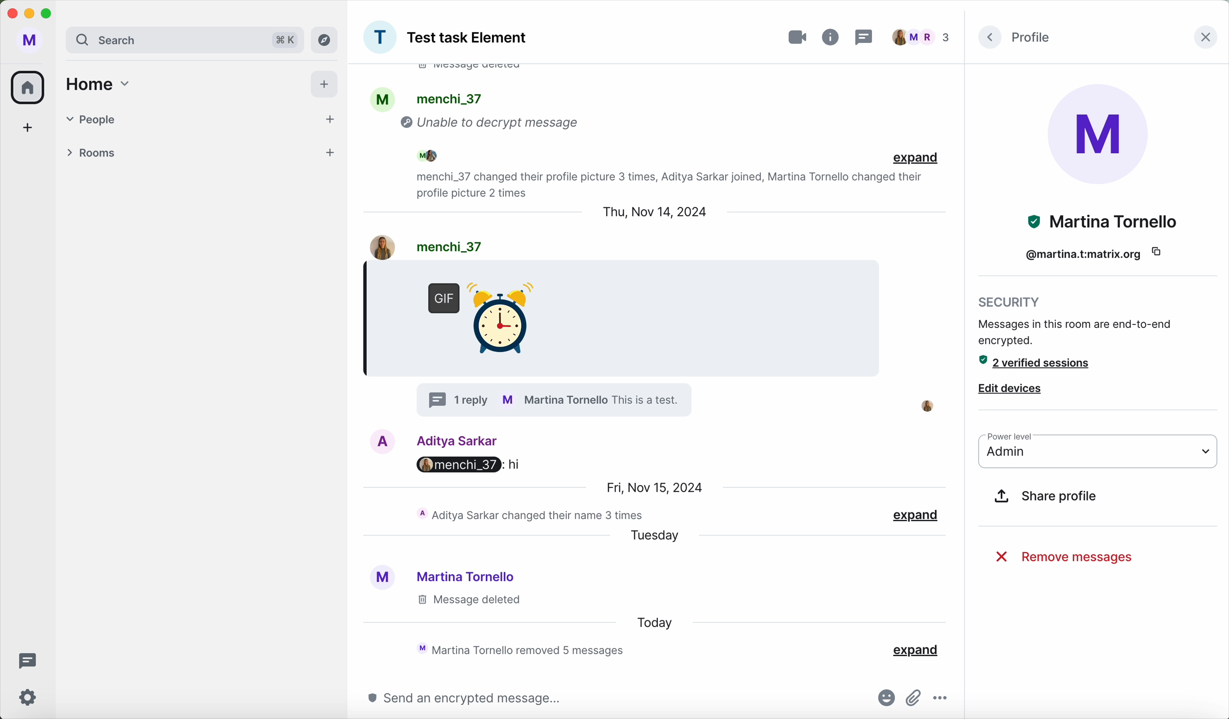 This screenshot has height=719, width=1229. Describe the element at coordinates (446, 155) in the screenshot. I see `people` at that location.